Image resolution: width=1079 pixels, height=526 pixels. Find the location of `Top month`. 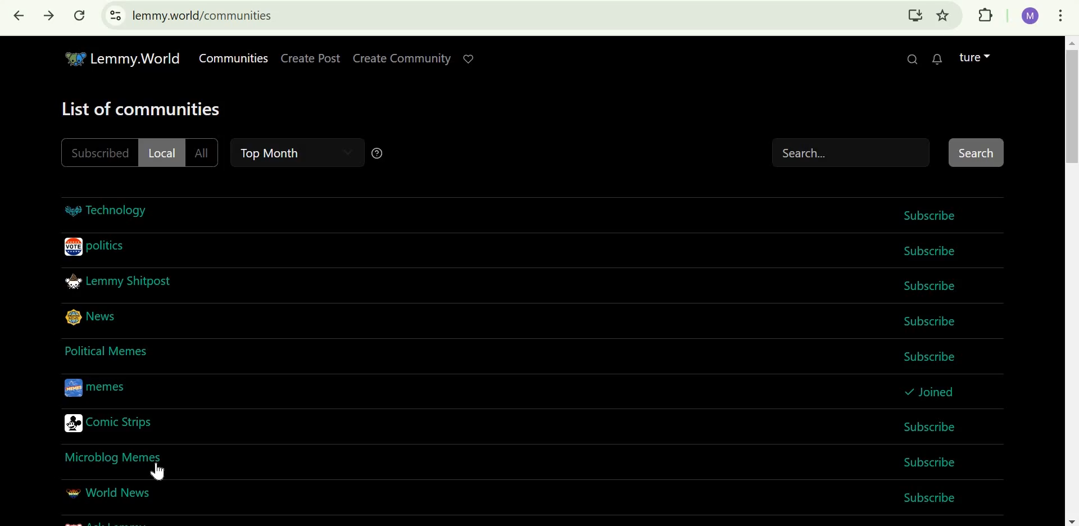

Top month is located at coordinates (277, 153).